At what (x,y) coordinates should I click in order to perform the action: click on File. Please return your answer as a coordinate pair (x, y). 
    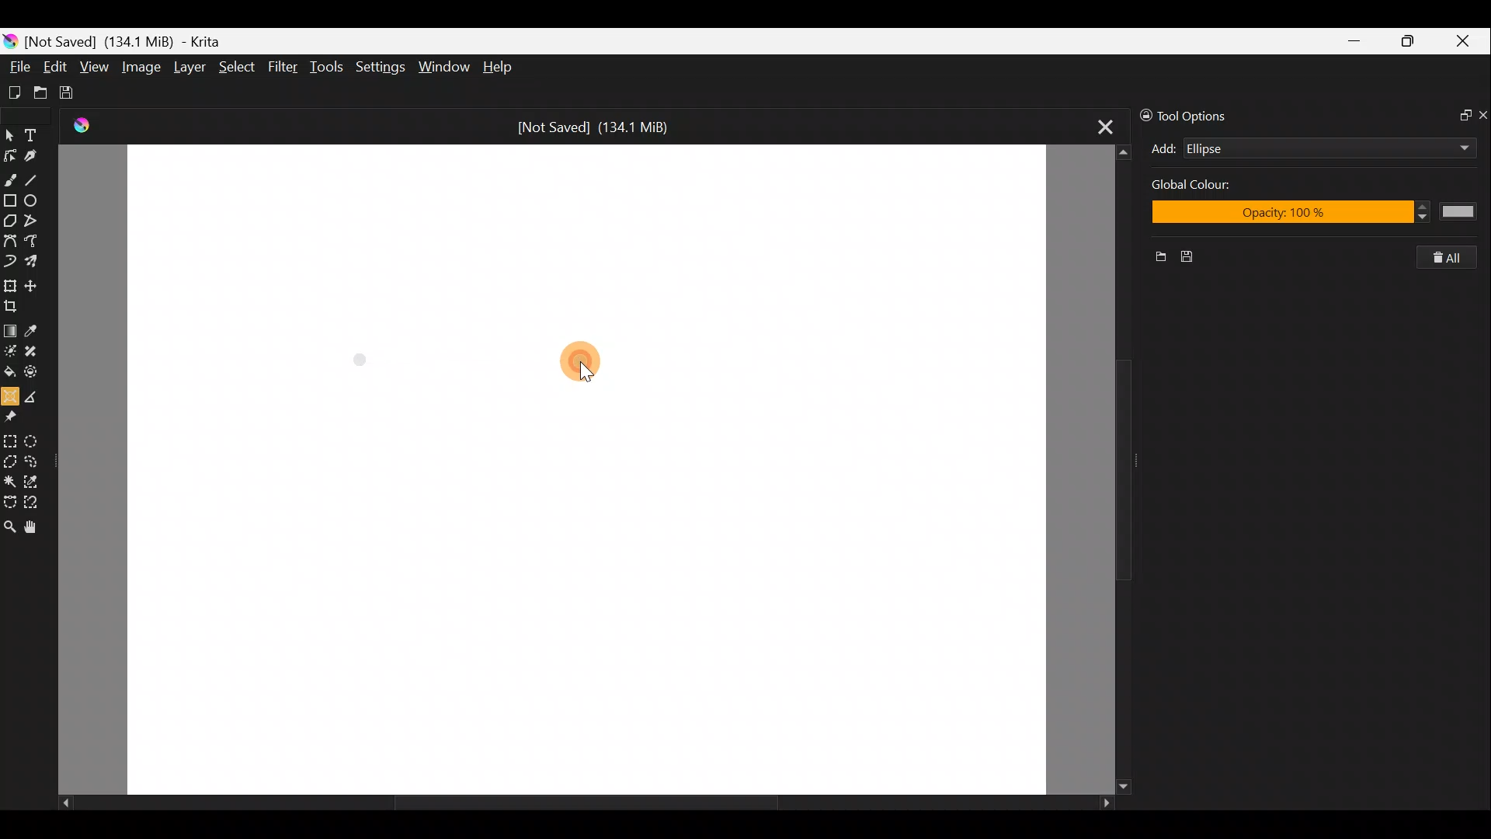
    Looking at the image, I should click on (18, 62).